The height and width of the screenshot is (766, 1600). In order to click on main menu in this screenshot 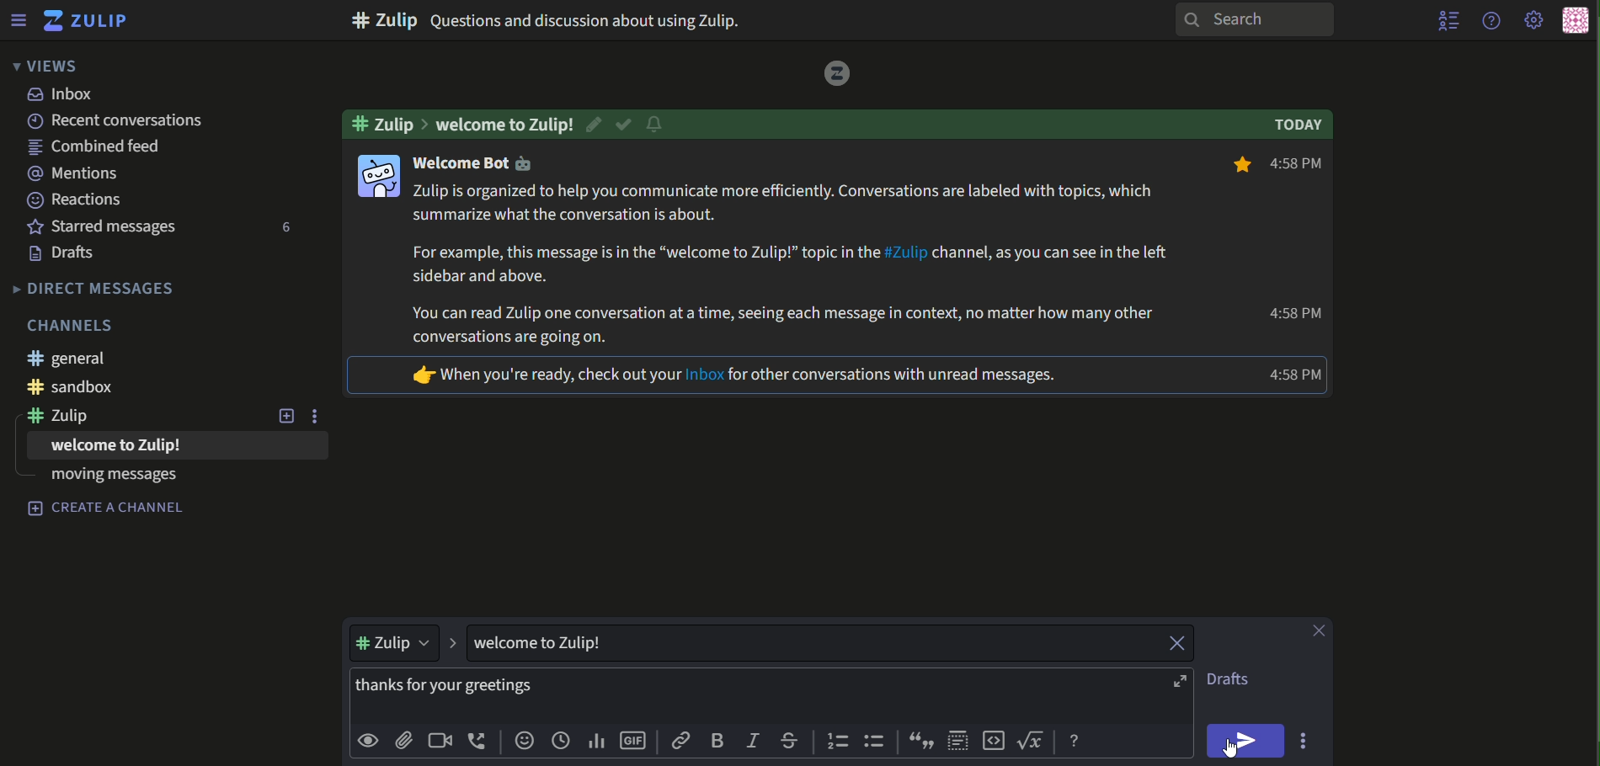, I will do `click(1535, 21)`.